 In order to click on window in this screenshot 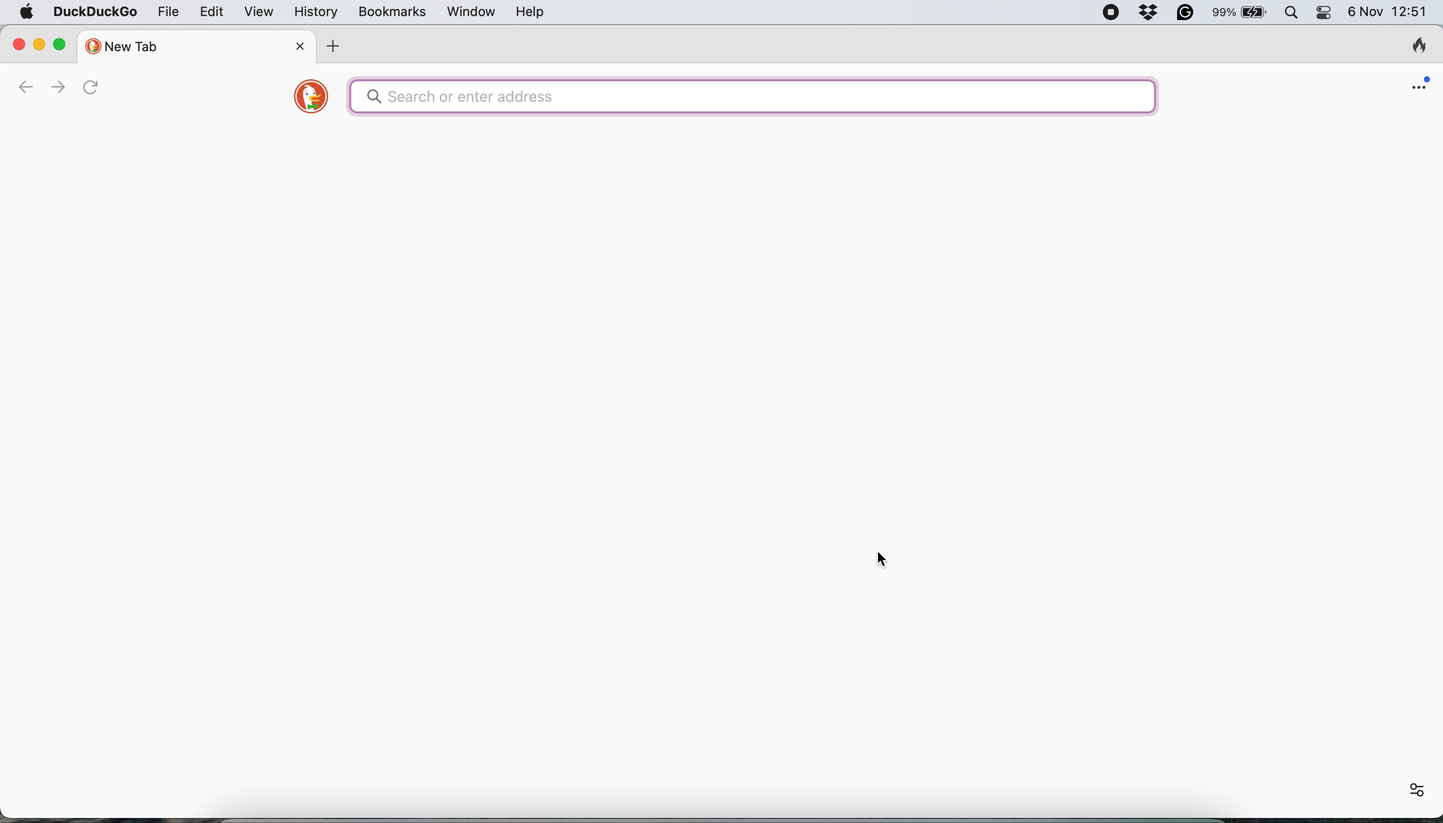, I will do `click(468, 12)`.